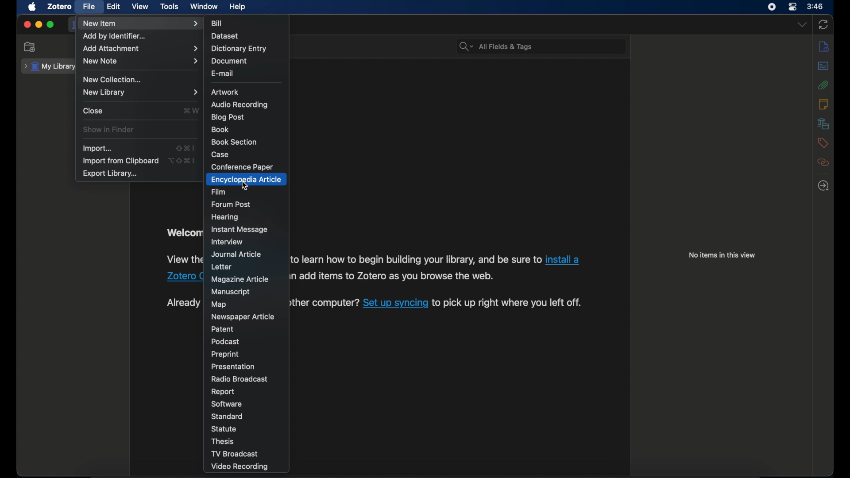 The height and width of the screenshot is (478, 850). Describe the element at coordinates (438, 268) in the screenshot. I see `installation instruction` at that location.